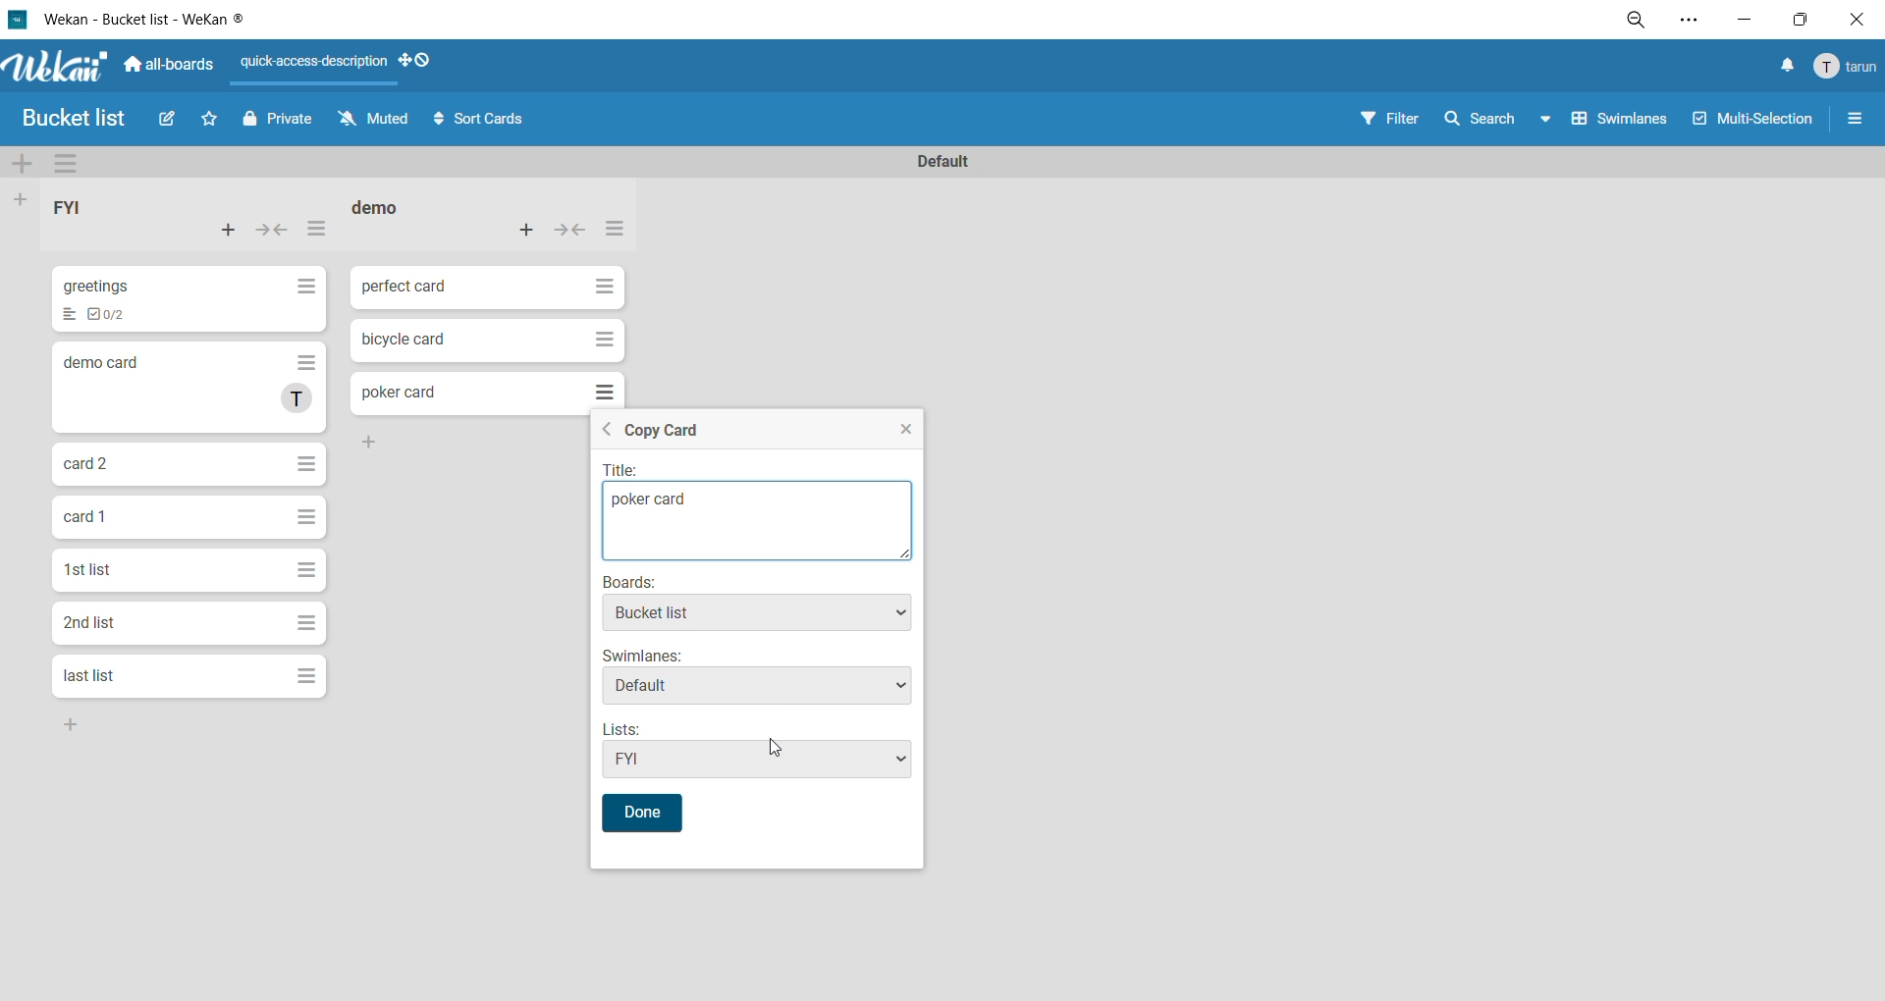 This screenshot has width=1885, height=1001. What do you see at coordinates (643, 655) in the screenshot?
I see `Swimlanes:` at bounding box center [643, 655].